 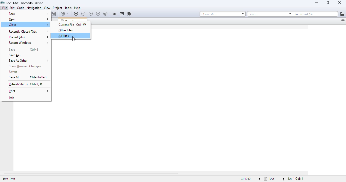 What do you see at coordinates (83, 14) in the screenshot?
I see `pause macro recording` at bounding box center [83, 14].